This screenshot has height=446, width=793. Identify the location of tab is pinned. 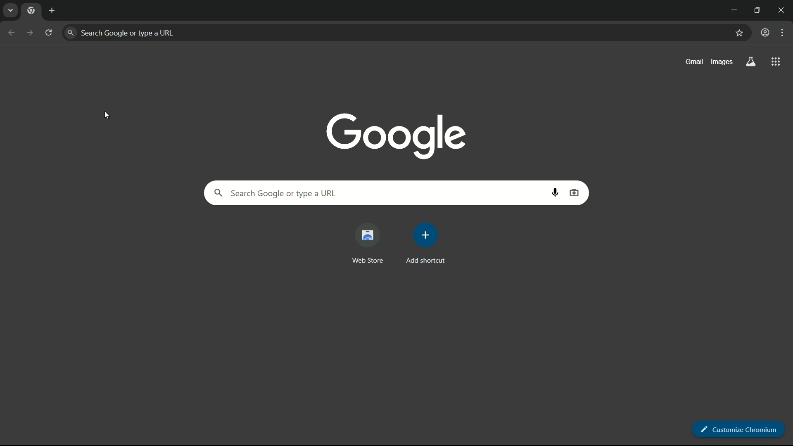
(33, 12).